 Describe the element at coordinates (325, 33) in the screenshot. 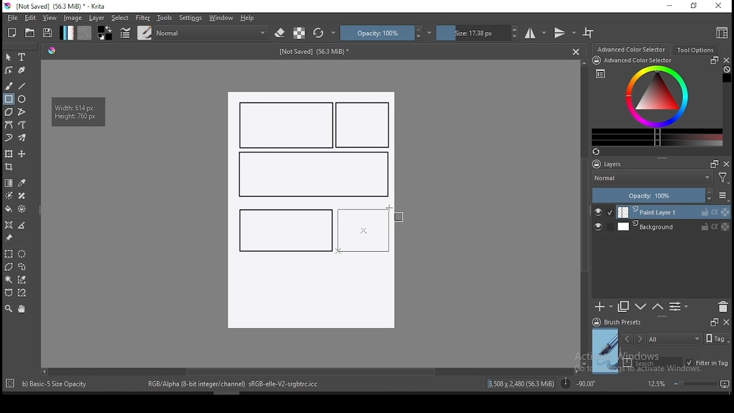

I see `reload original preset` at that location.